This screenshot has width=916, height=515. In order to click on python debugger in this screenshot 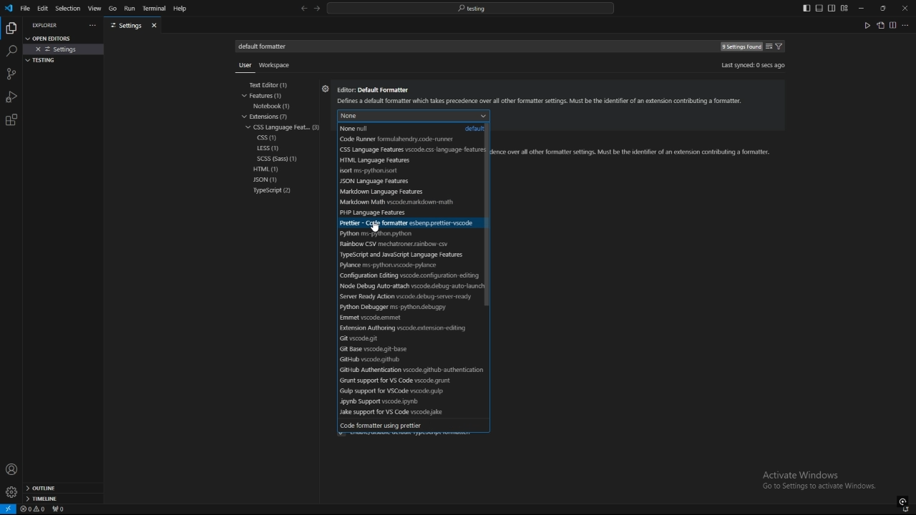, I will do `click(402, 307)`.